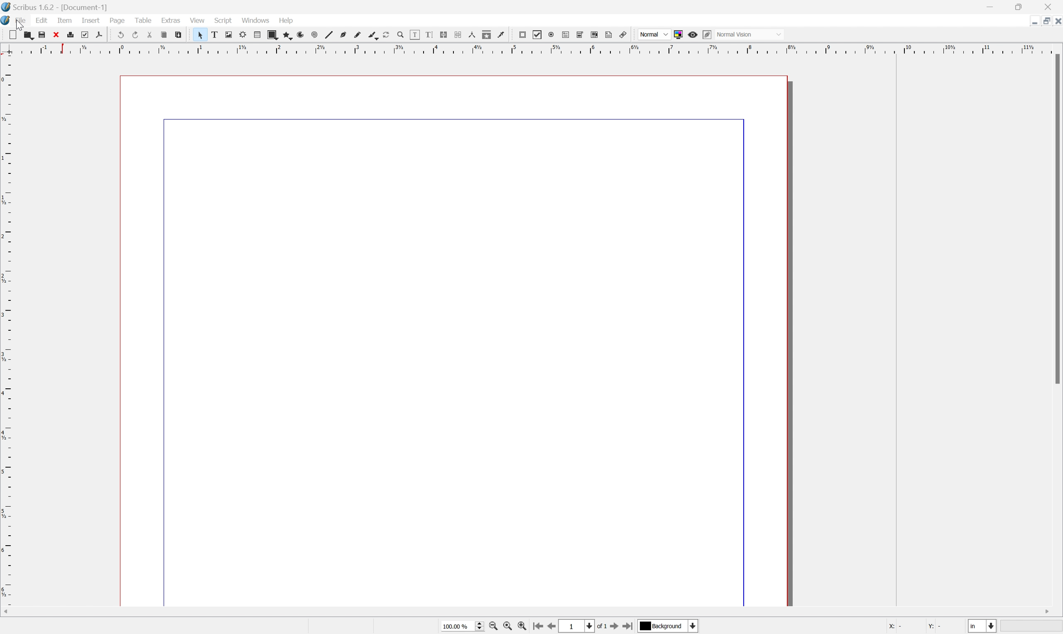  I want to click on Polygon, so click(285, 35).